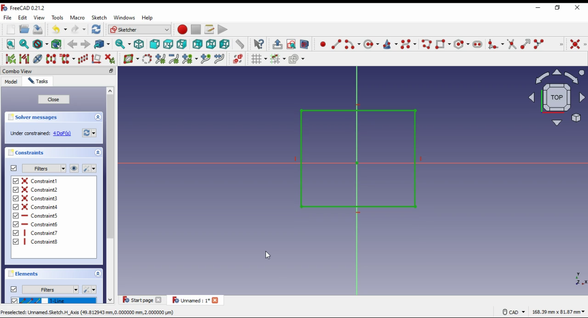 The height and width of the screenshot is (318, 588). I want to click on macro, so click(78, 17).